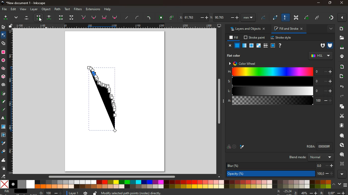 The width and height of the screenshot is (348, 195). What do you see at coordinates (341, 28) in the screenshot?
I see `add` at bounding box center [341, 28].